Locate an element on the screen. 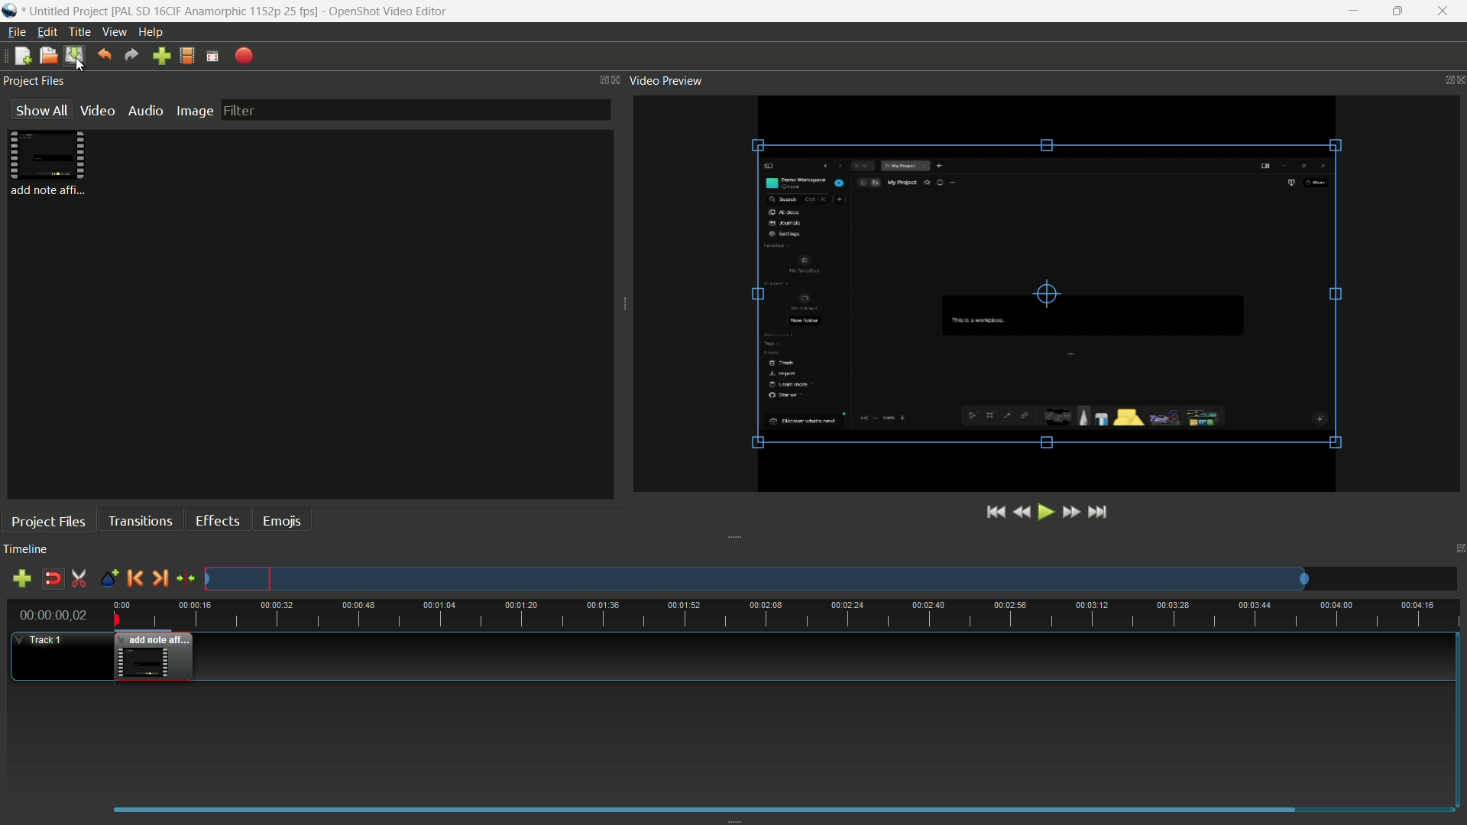  redo is located at coordinates (131, 55).